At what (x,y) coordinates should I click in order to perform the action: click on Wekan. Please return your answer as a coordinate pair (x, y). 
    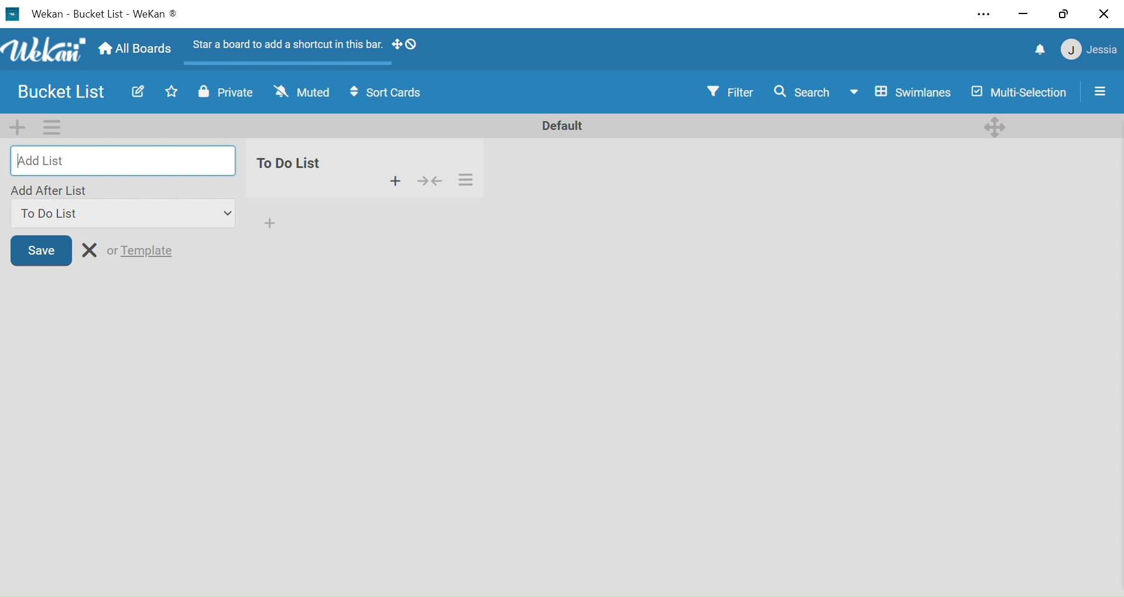
    Looking at the image, I should click on (47, 14).